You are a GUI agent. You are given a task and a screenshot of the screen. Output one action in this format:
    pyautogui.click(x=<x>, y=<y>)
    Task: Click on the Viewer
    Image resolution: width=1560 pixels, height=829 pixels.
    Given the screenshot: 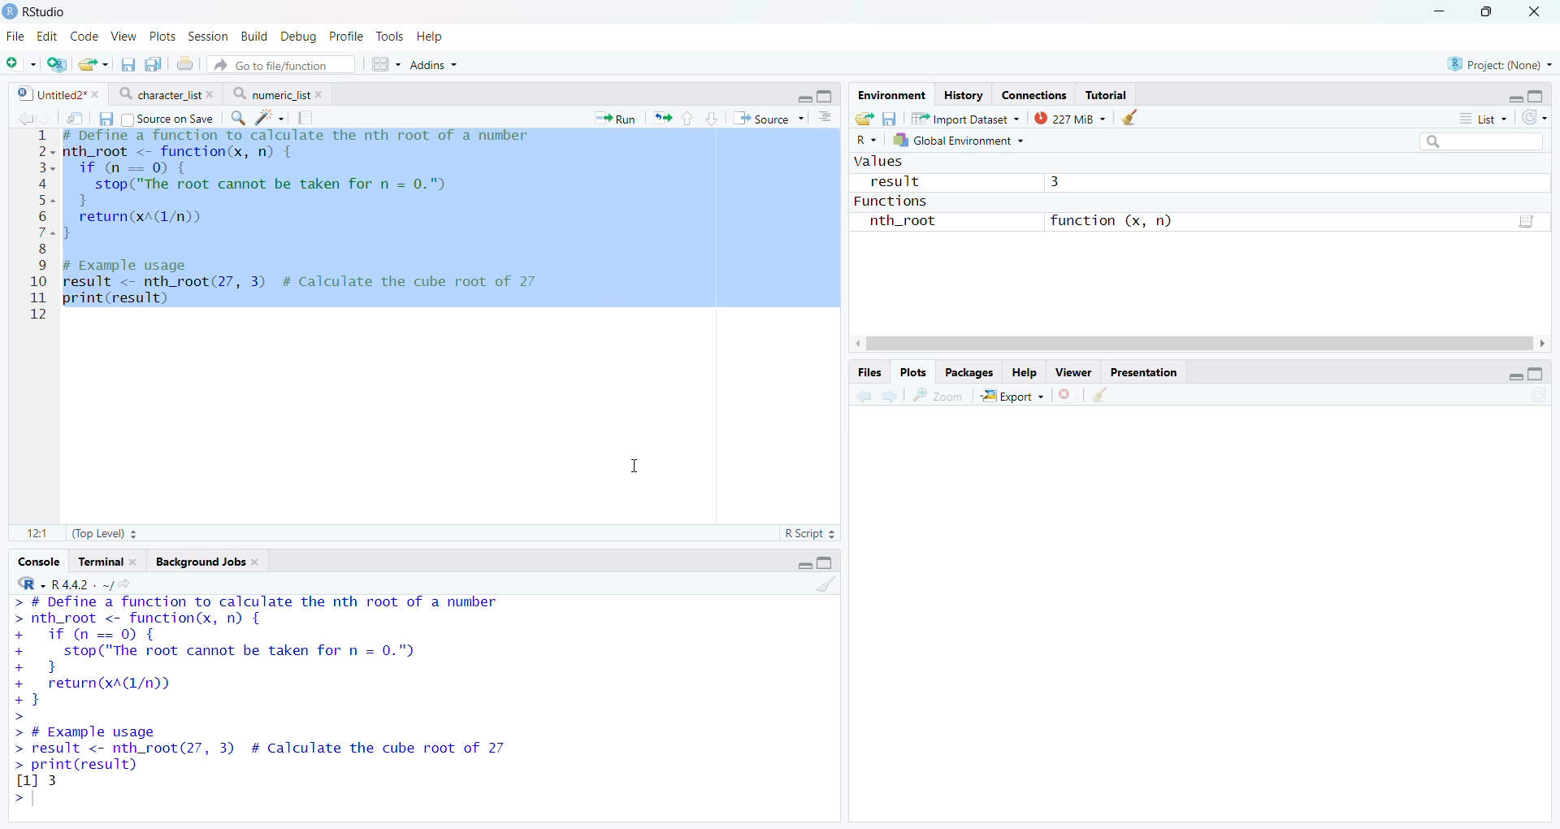 What is the action you would take?
    pyautogui.click(x=1073, y=371)
    